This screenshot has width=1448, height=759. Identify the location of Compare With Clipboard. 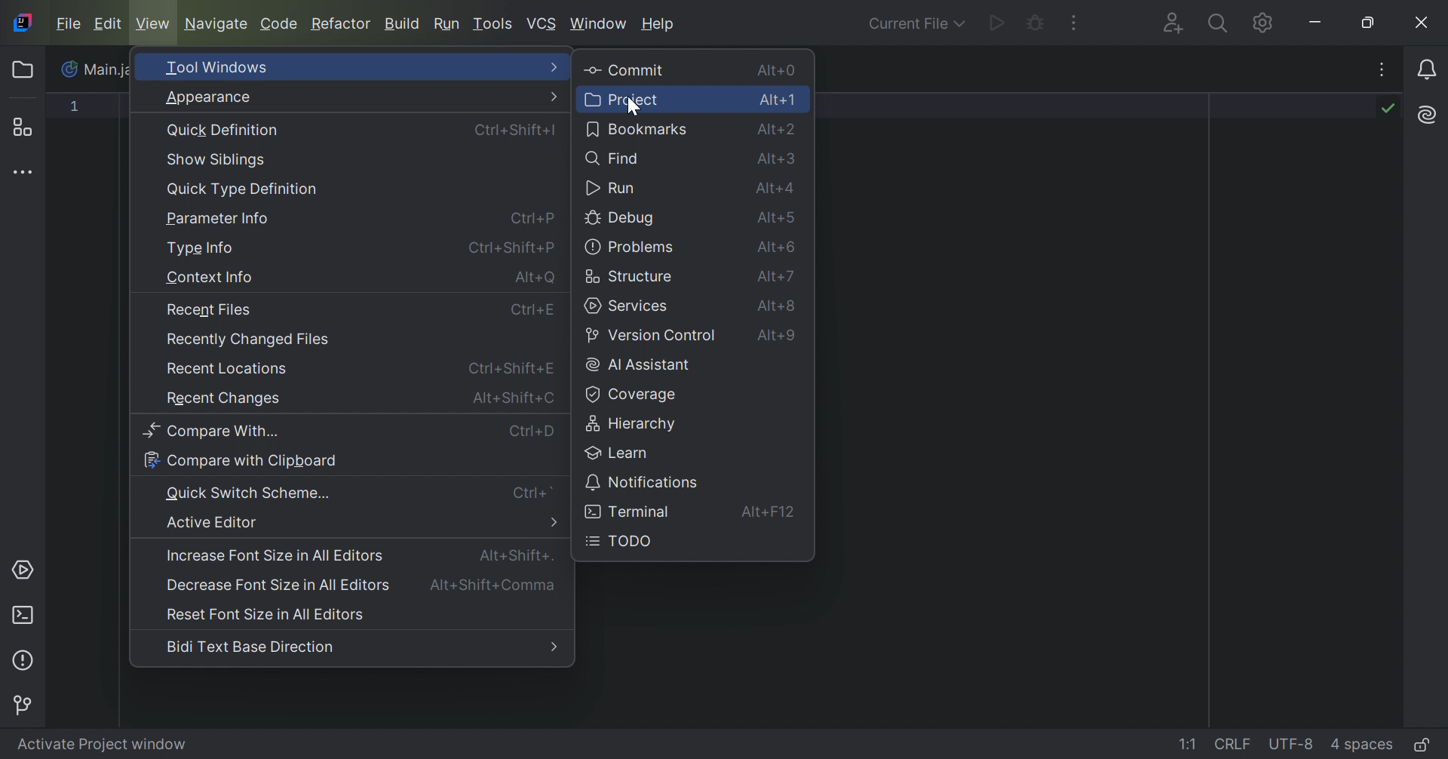
(241, 461).